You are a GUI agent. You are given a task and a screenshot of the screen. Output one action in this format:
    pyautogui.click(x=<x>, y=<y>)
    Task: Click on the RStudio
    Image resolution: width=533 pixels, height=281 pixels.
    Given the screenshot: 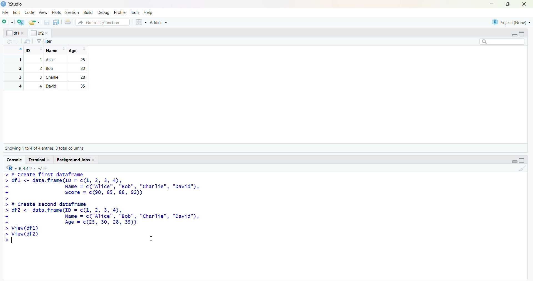 What is the action you would take?
    pyautogui.click(x=16, y=4)
    